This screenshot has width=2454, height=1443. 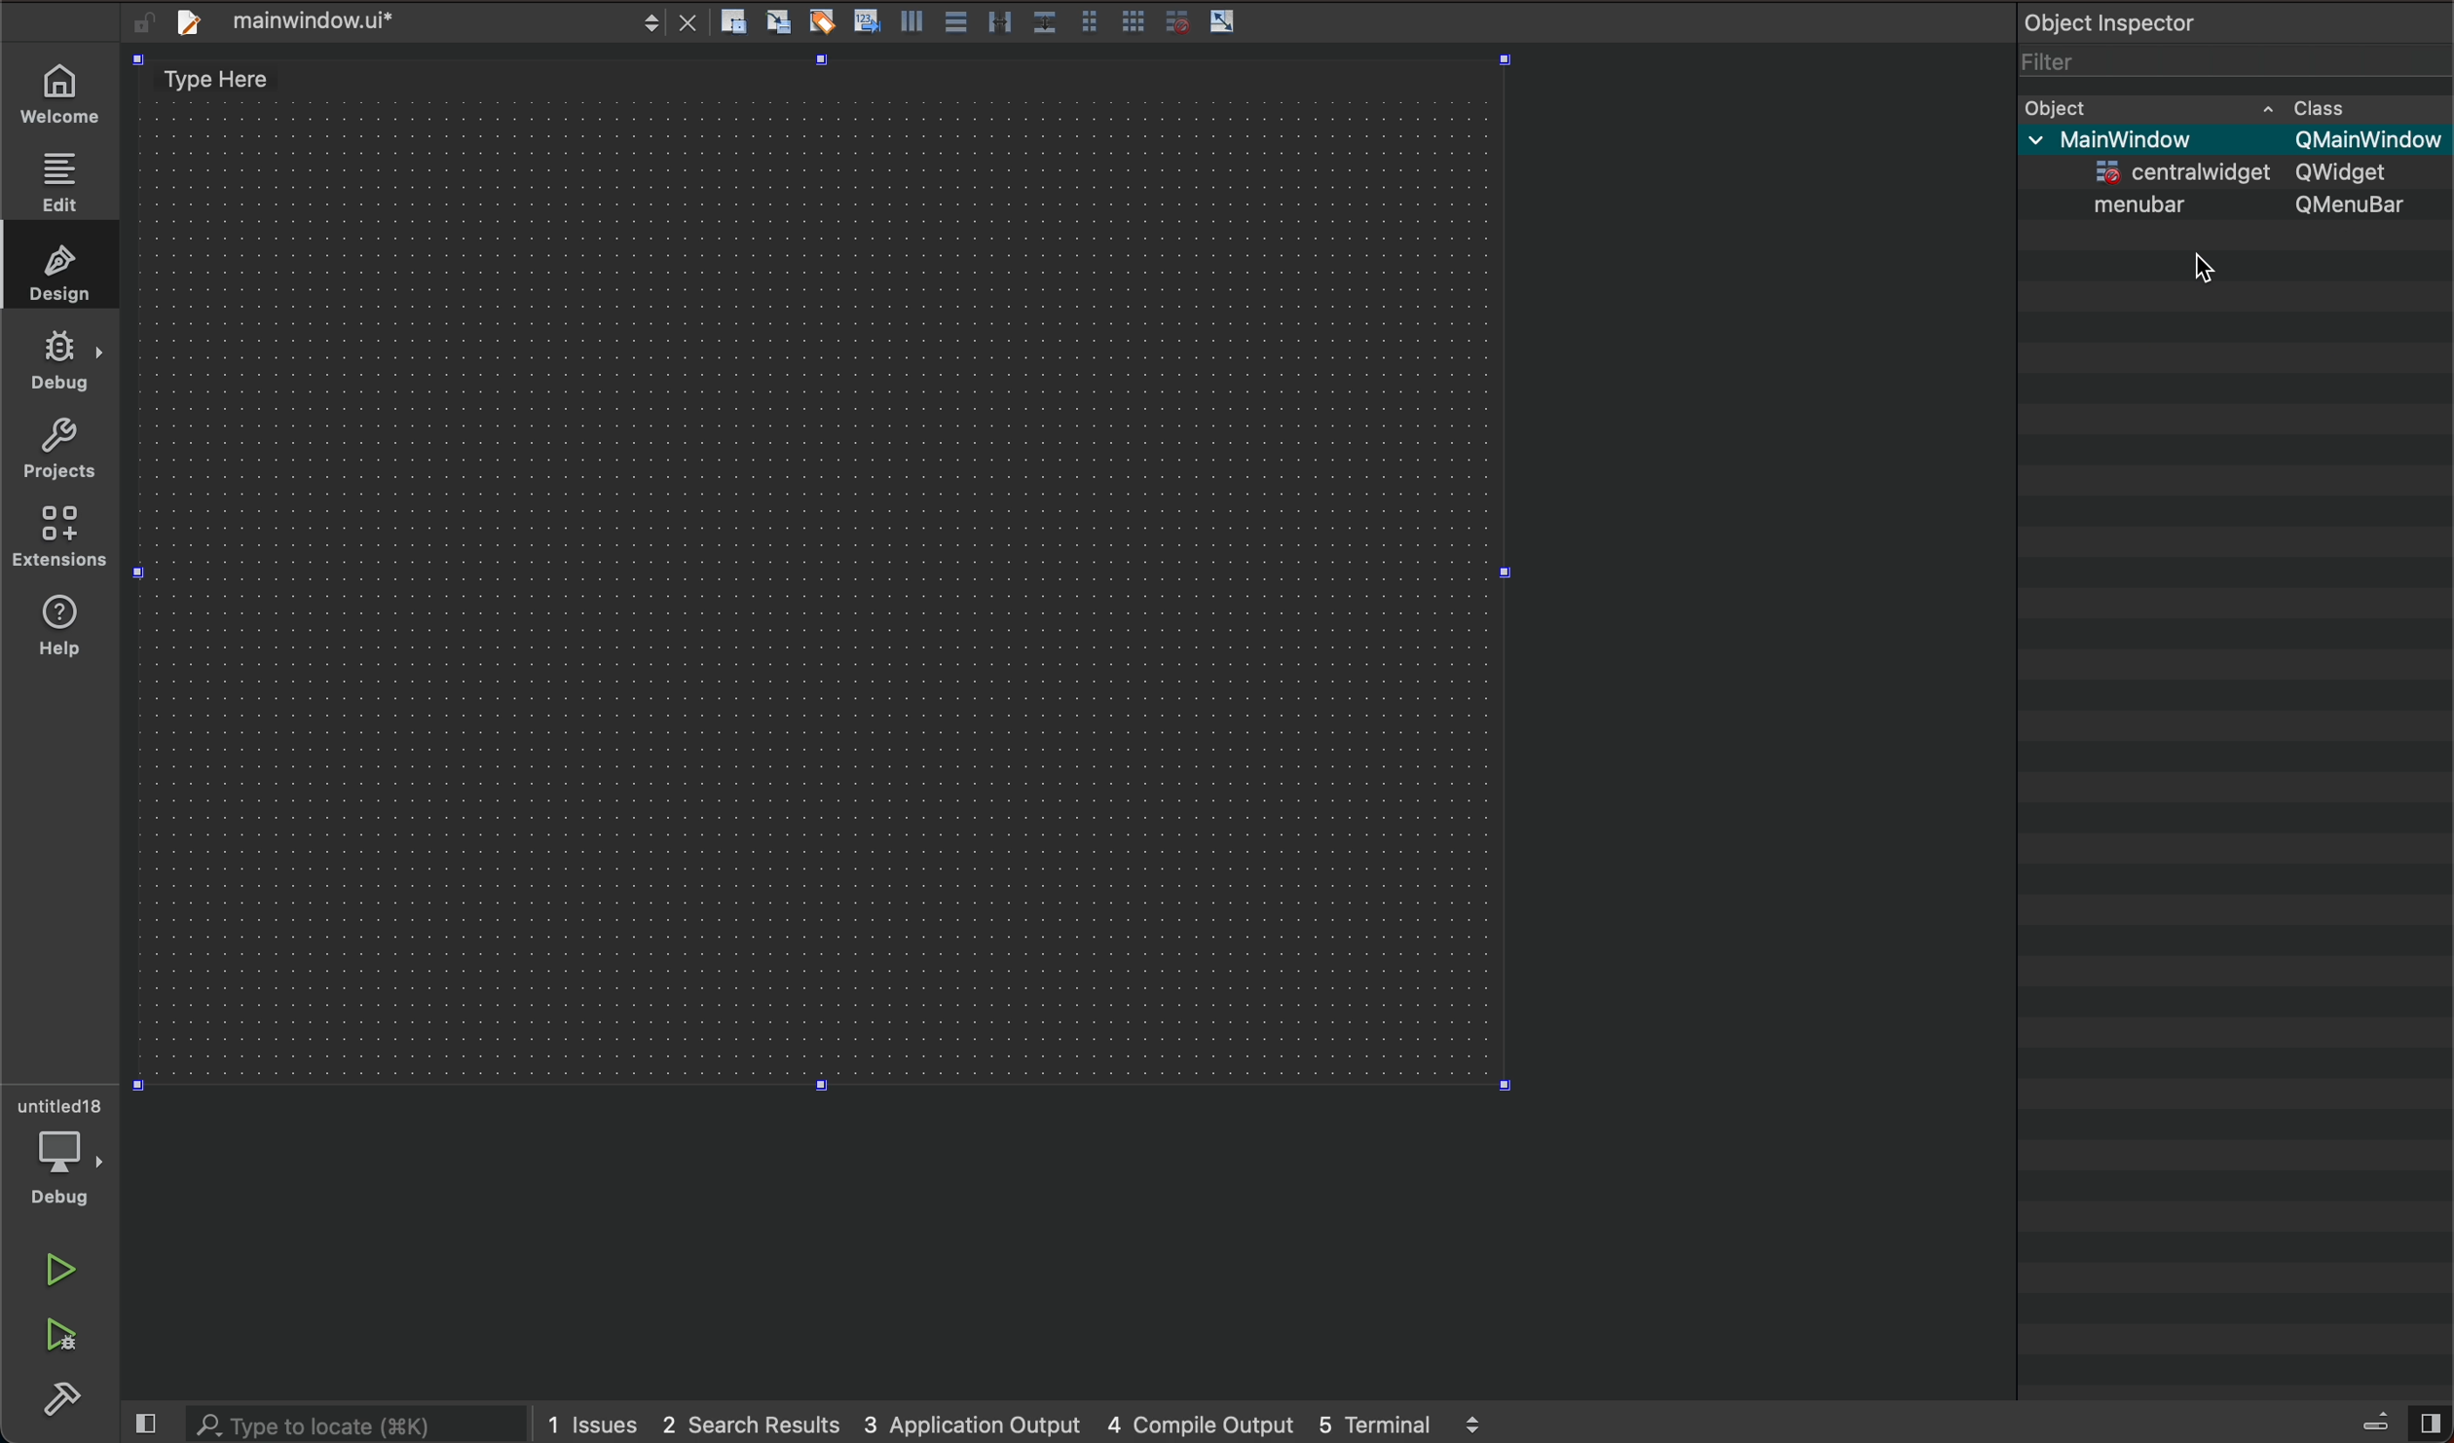 What do you see at coordinates (750, 1421) in the screenshot?
I see `2 search results` at bounding box center [750, 1421].